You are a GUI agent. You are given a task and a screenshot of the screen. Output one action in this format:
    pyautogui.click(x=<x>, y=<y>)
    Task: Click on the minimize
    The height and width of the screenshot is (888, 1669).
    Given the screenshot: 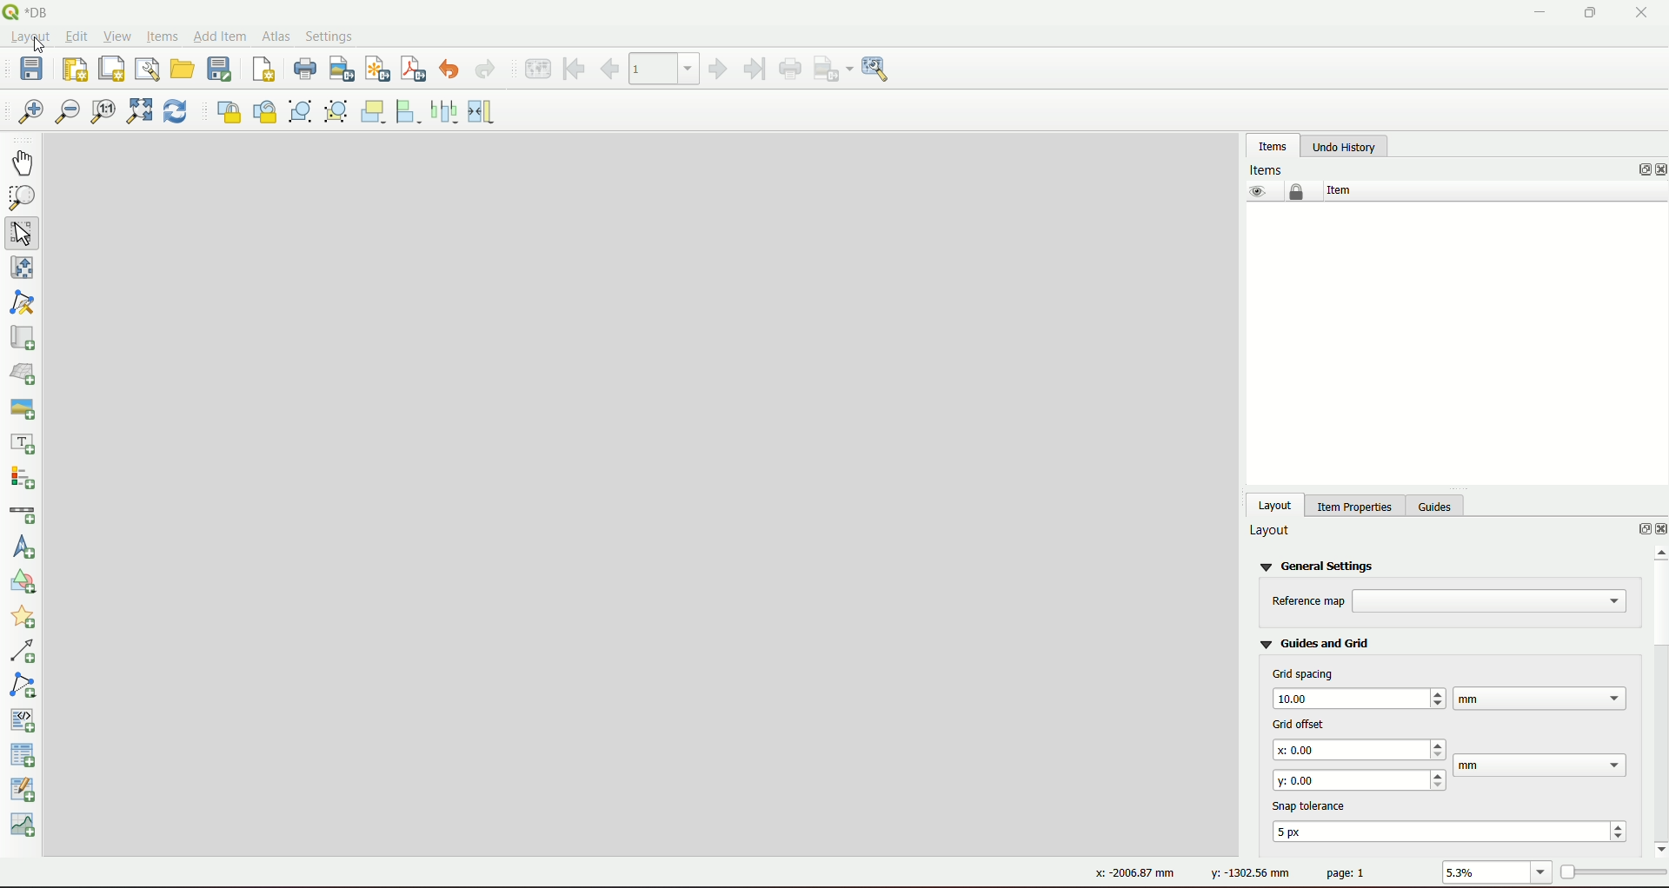 What is the action you would take?
    pyautogui.click(x=1538, y=13)
    